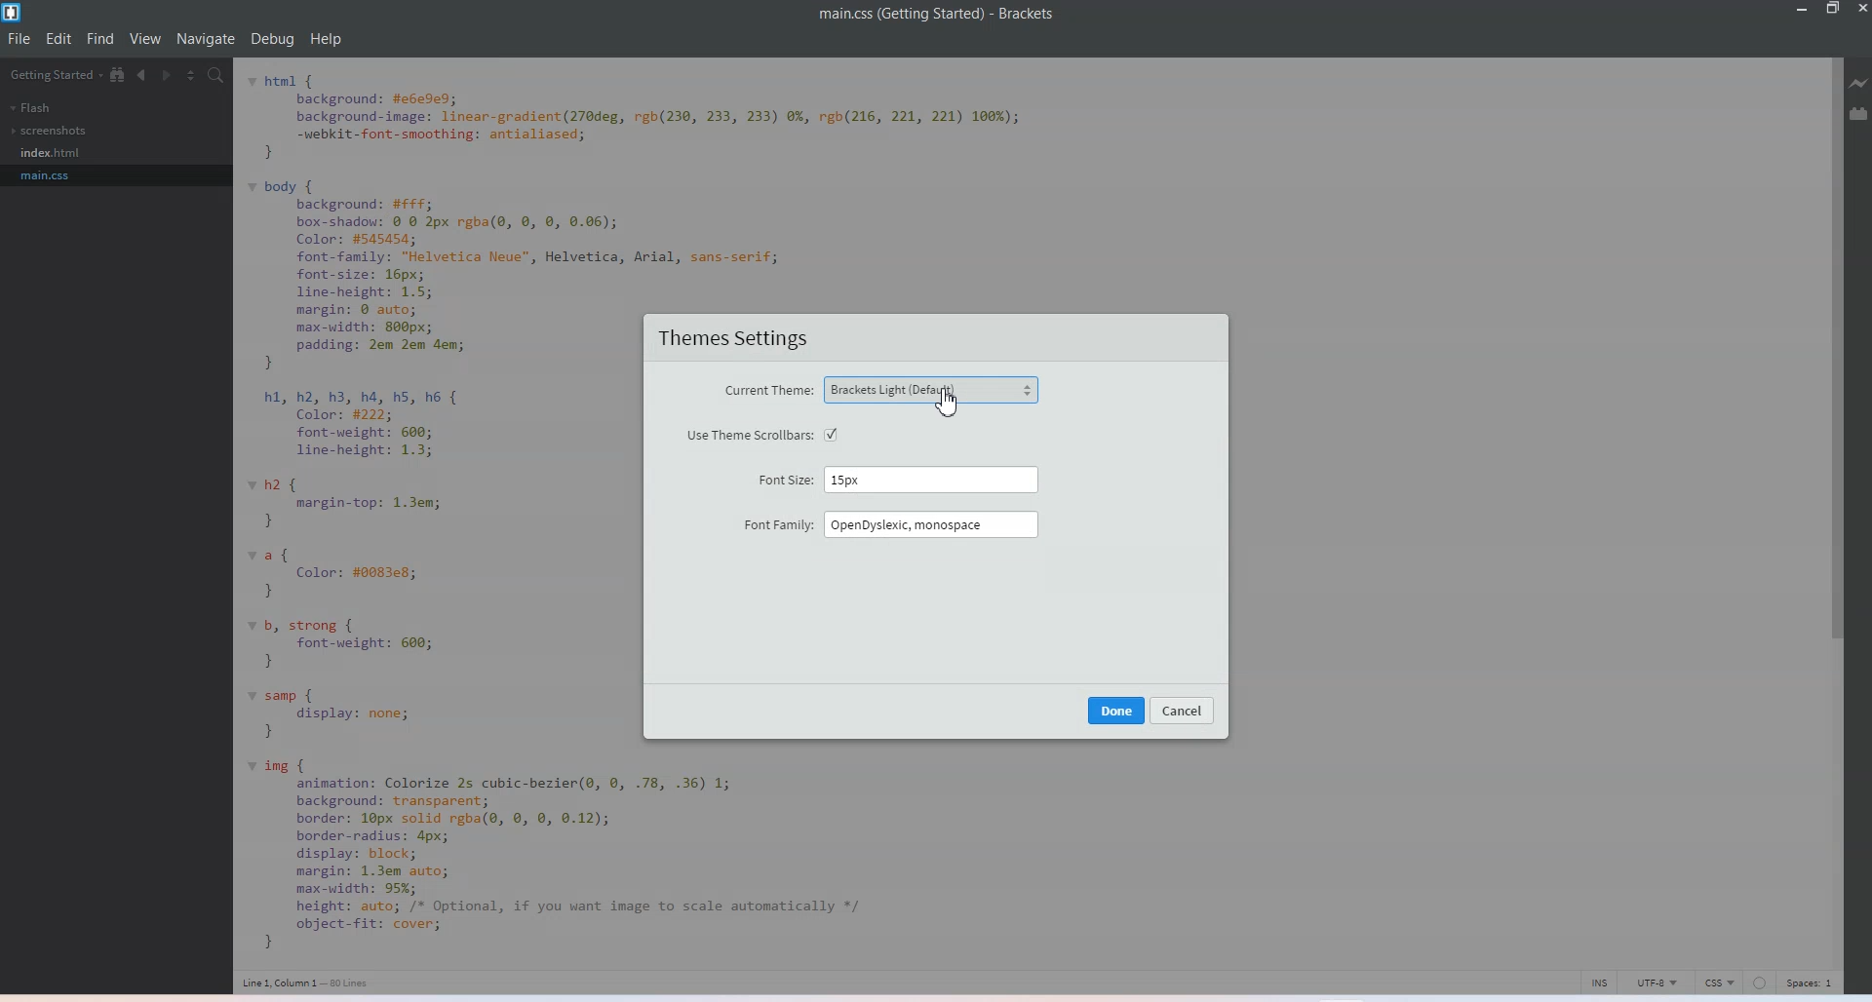  I want to click on Flash, so click(30, 107).